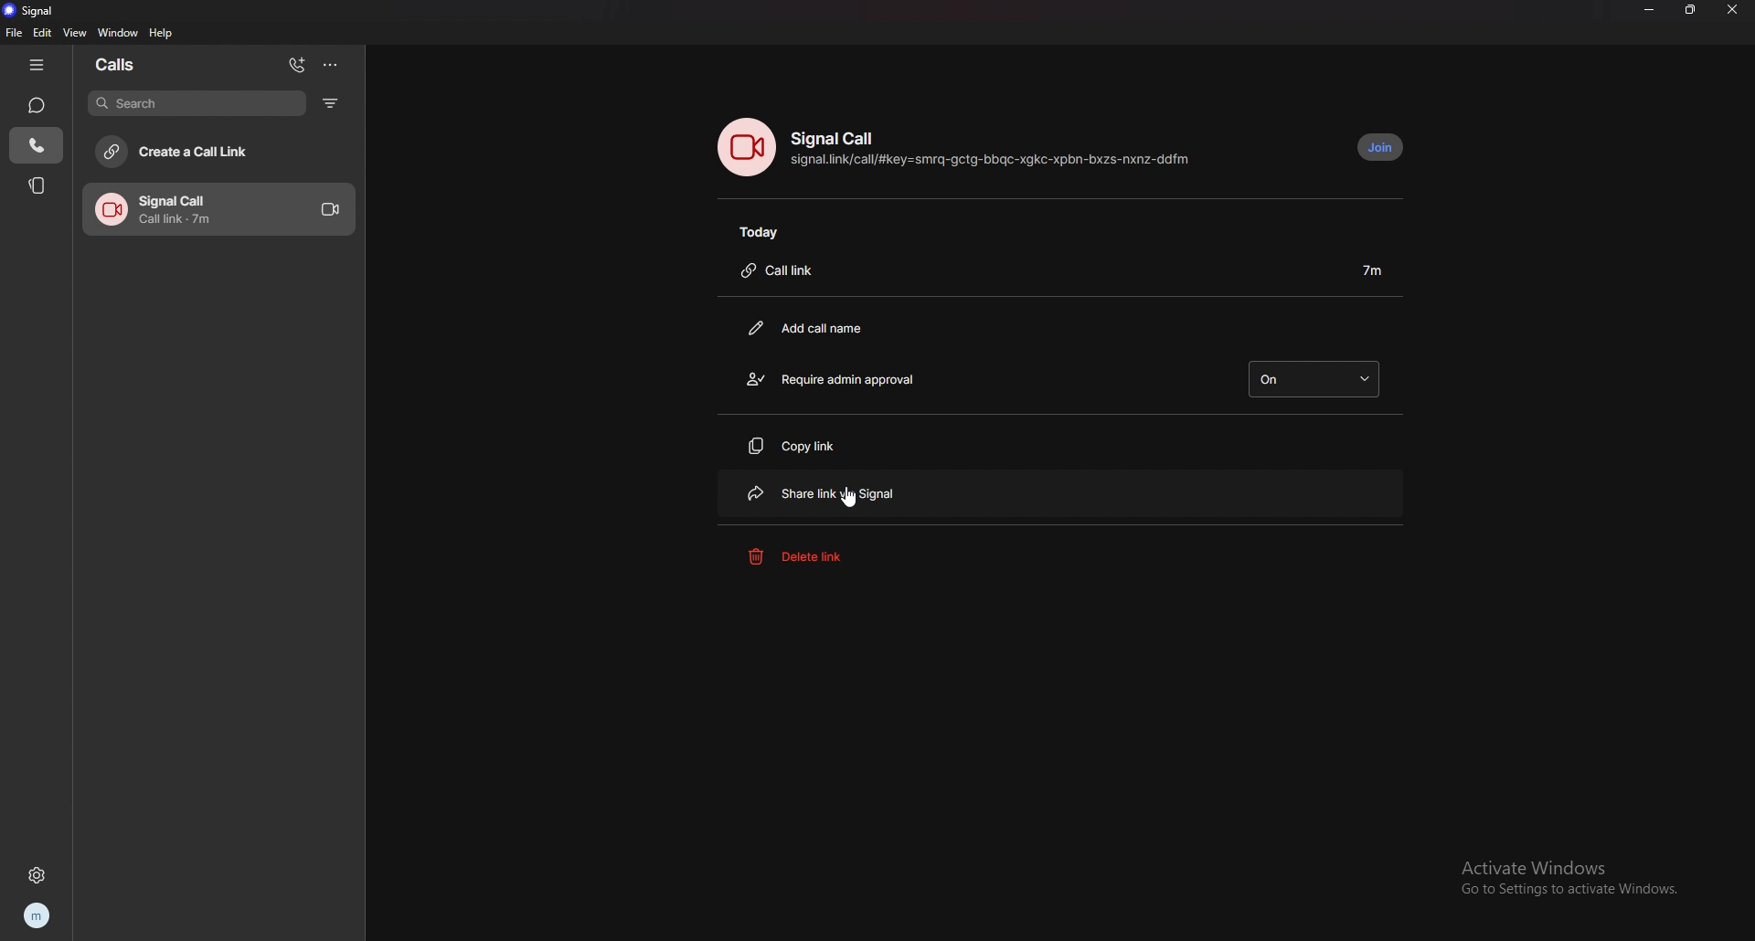  Describe the element at coordinates (333, 64) in the screenshot. I see `options` at that location.